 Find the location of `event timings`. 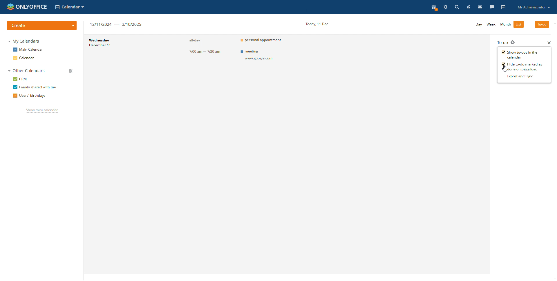

event timings is located at coordinates (209, 47).